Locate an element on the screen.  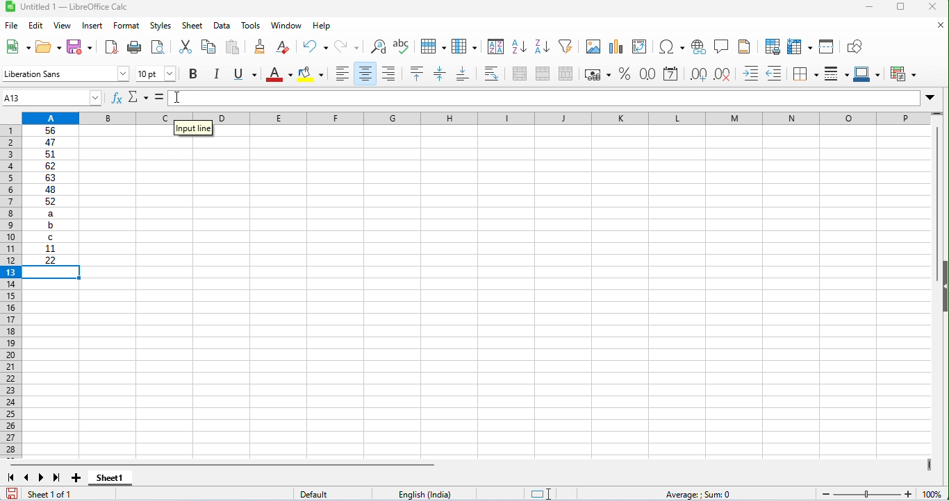
background color is located at coordinates (312, 74).